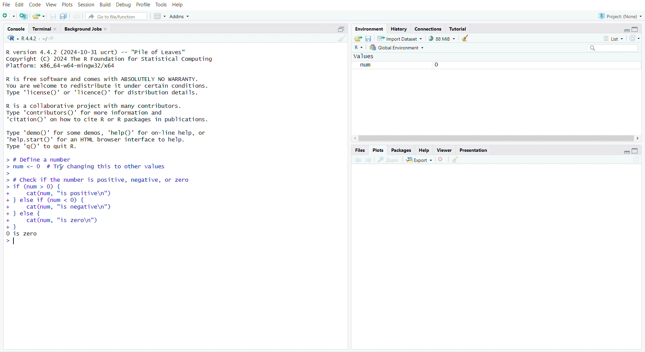 This screenshot has height=352, width=645. Describe the element at coordinates (162, 5) in the screenshot. I see `tools` at that location.